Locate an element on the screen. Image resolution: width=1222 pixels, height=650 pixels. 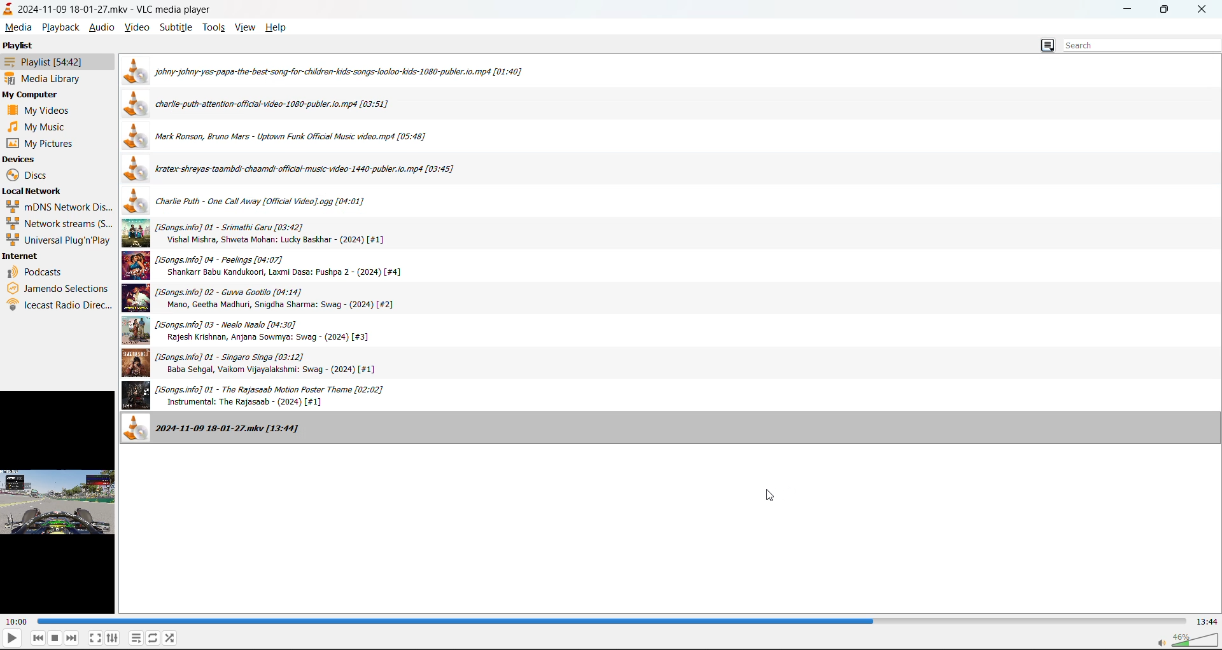
playlist is located at coordinates (136, 637).